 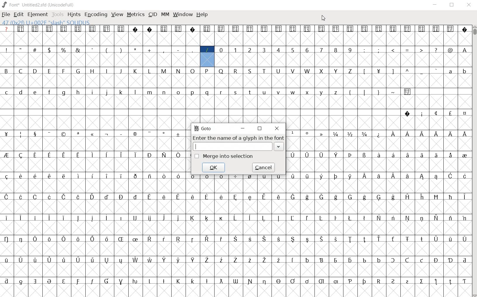 What do you see at coordinates (450, 176) in the screenshot?
I see `glyph` at bounding box center [450, 176].